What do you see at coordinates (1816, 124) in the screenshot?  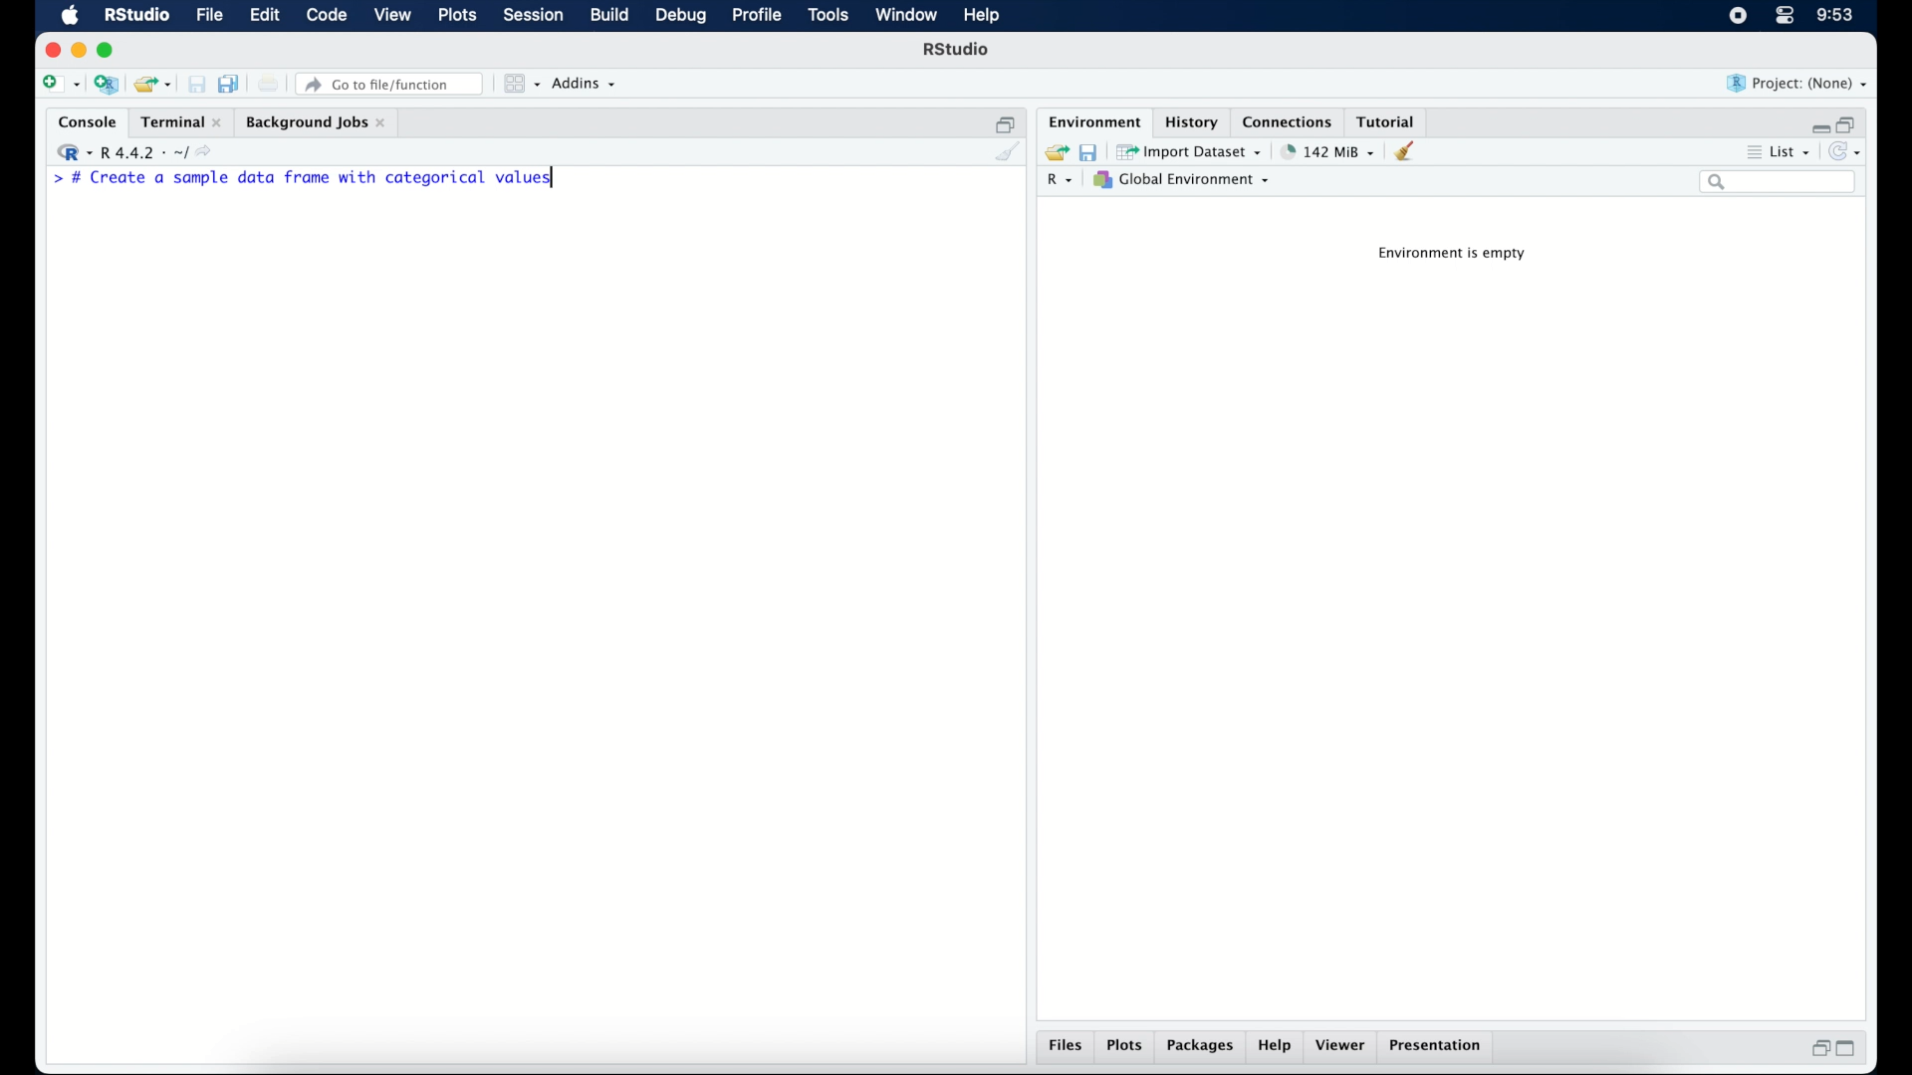 I see `minimize` at bounding box center [1816, 124].